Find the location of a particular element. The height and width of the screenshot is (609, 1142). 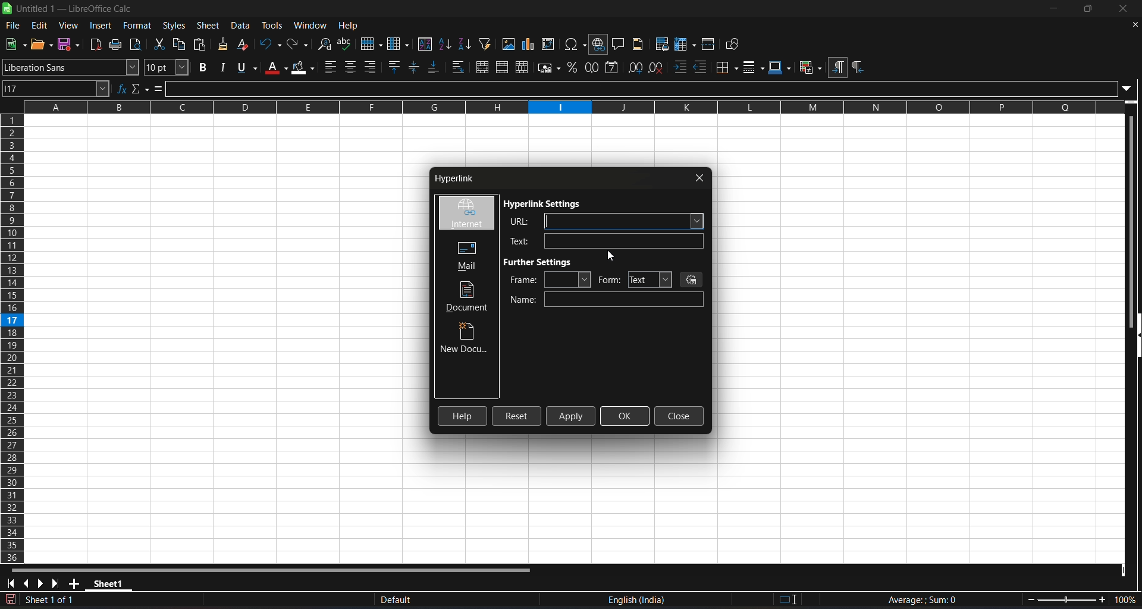

input line is located at coordinates (650, 87).